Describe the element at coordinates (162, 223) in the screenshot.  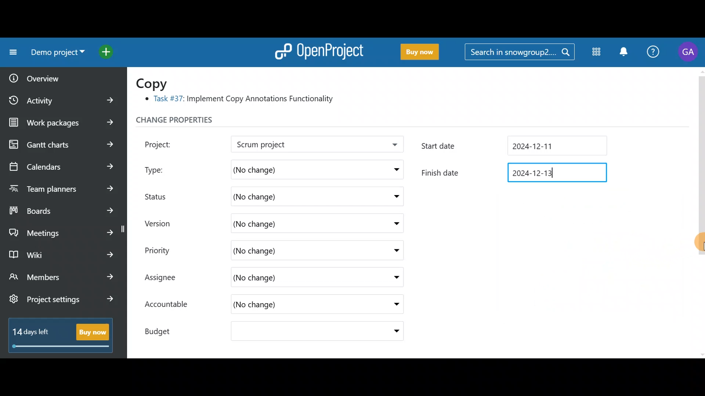
I see `Version` at that location.